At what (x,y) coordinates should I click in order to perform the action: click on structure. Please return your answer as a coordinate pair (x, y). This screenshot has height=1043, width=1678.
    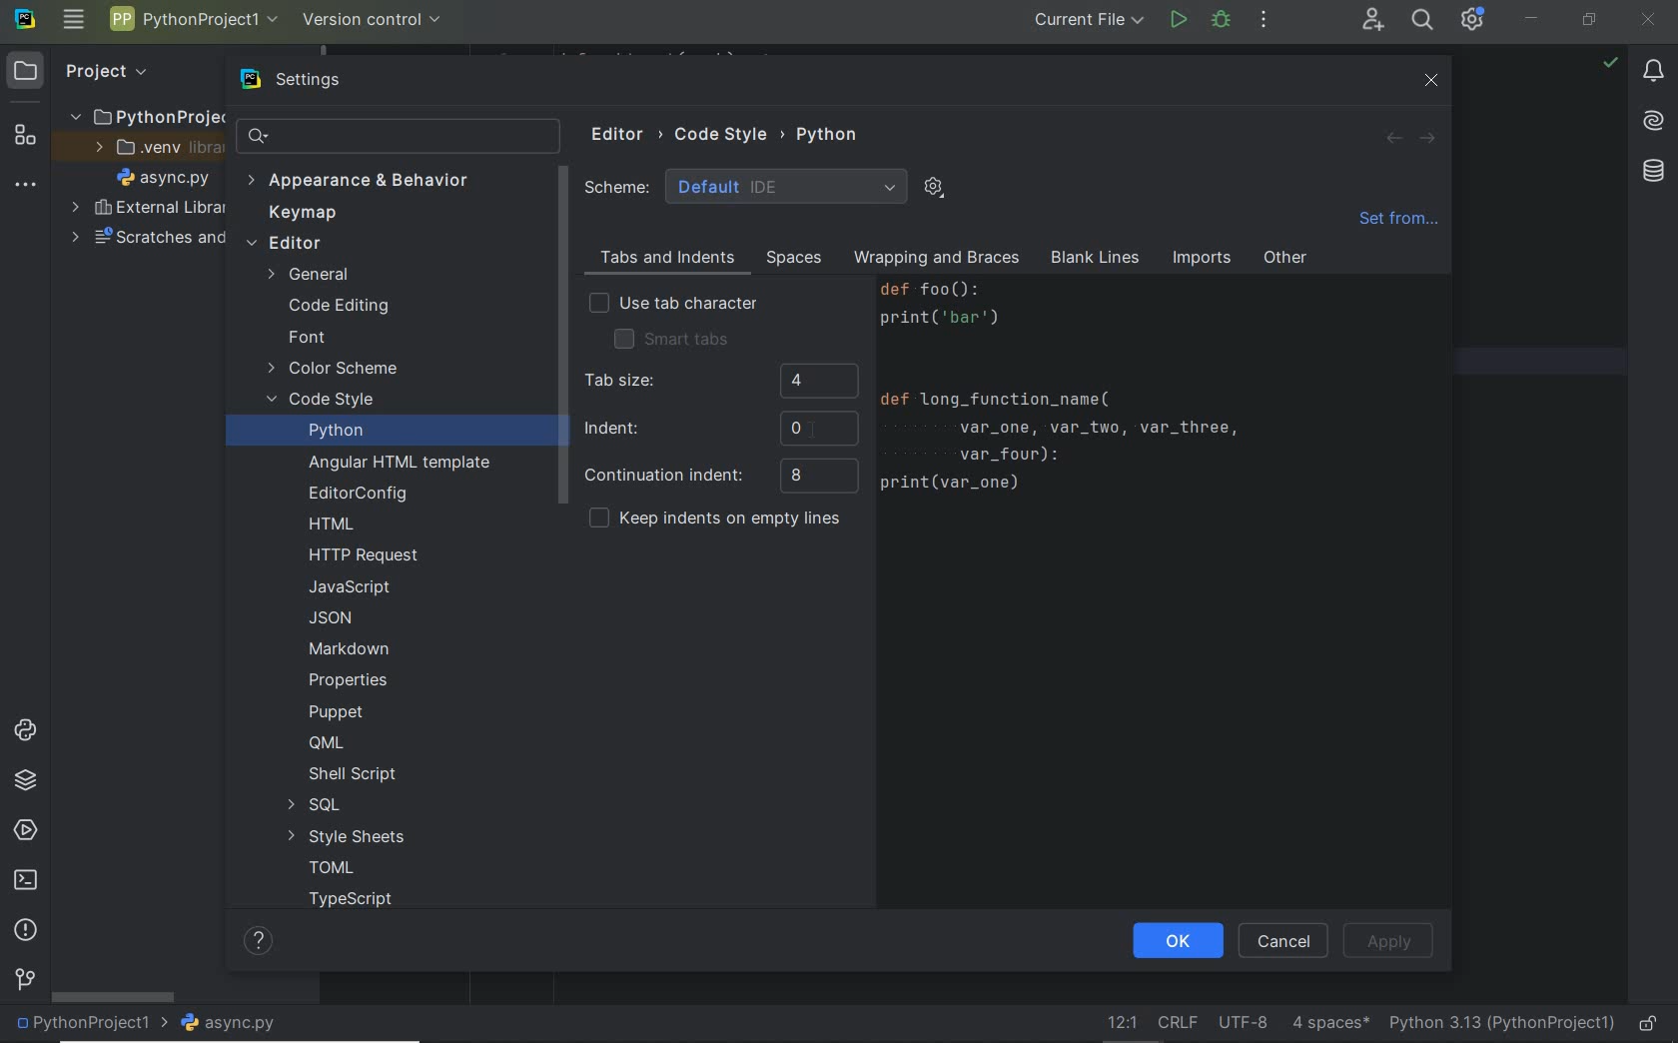
    Looking at the image, I should click on (23, 138).